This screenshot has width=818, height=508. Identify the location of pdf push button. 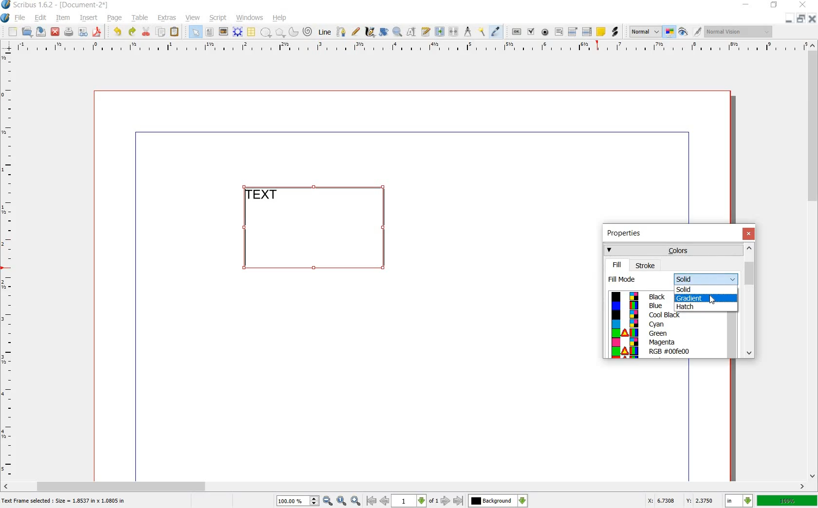
(517, 31).